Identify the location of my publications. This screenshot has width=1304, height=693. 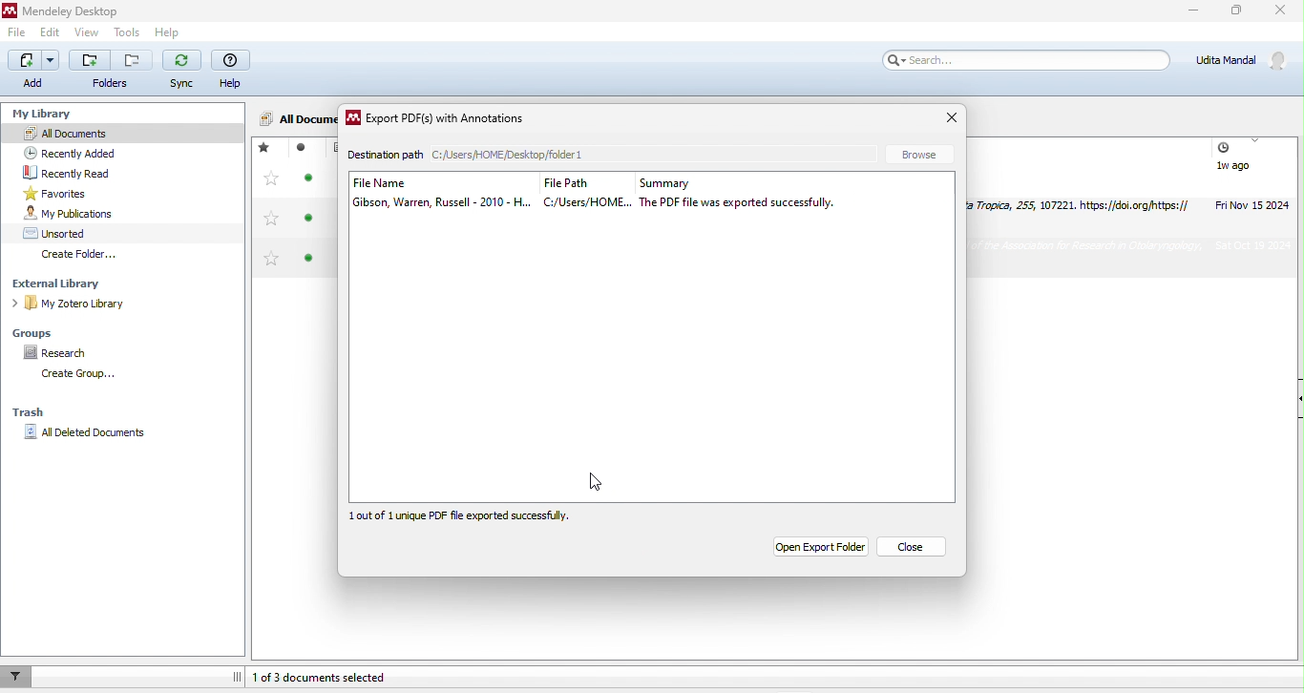
(84, 214).